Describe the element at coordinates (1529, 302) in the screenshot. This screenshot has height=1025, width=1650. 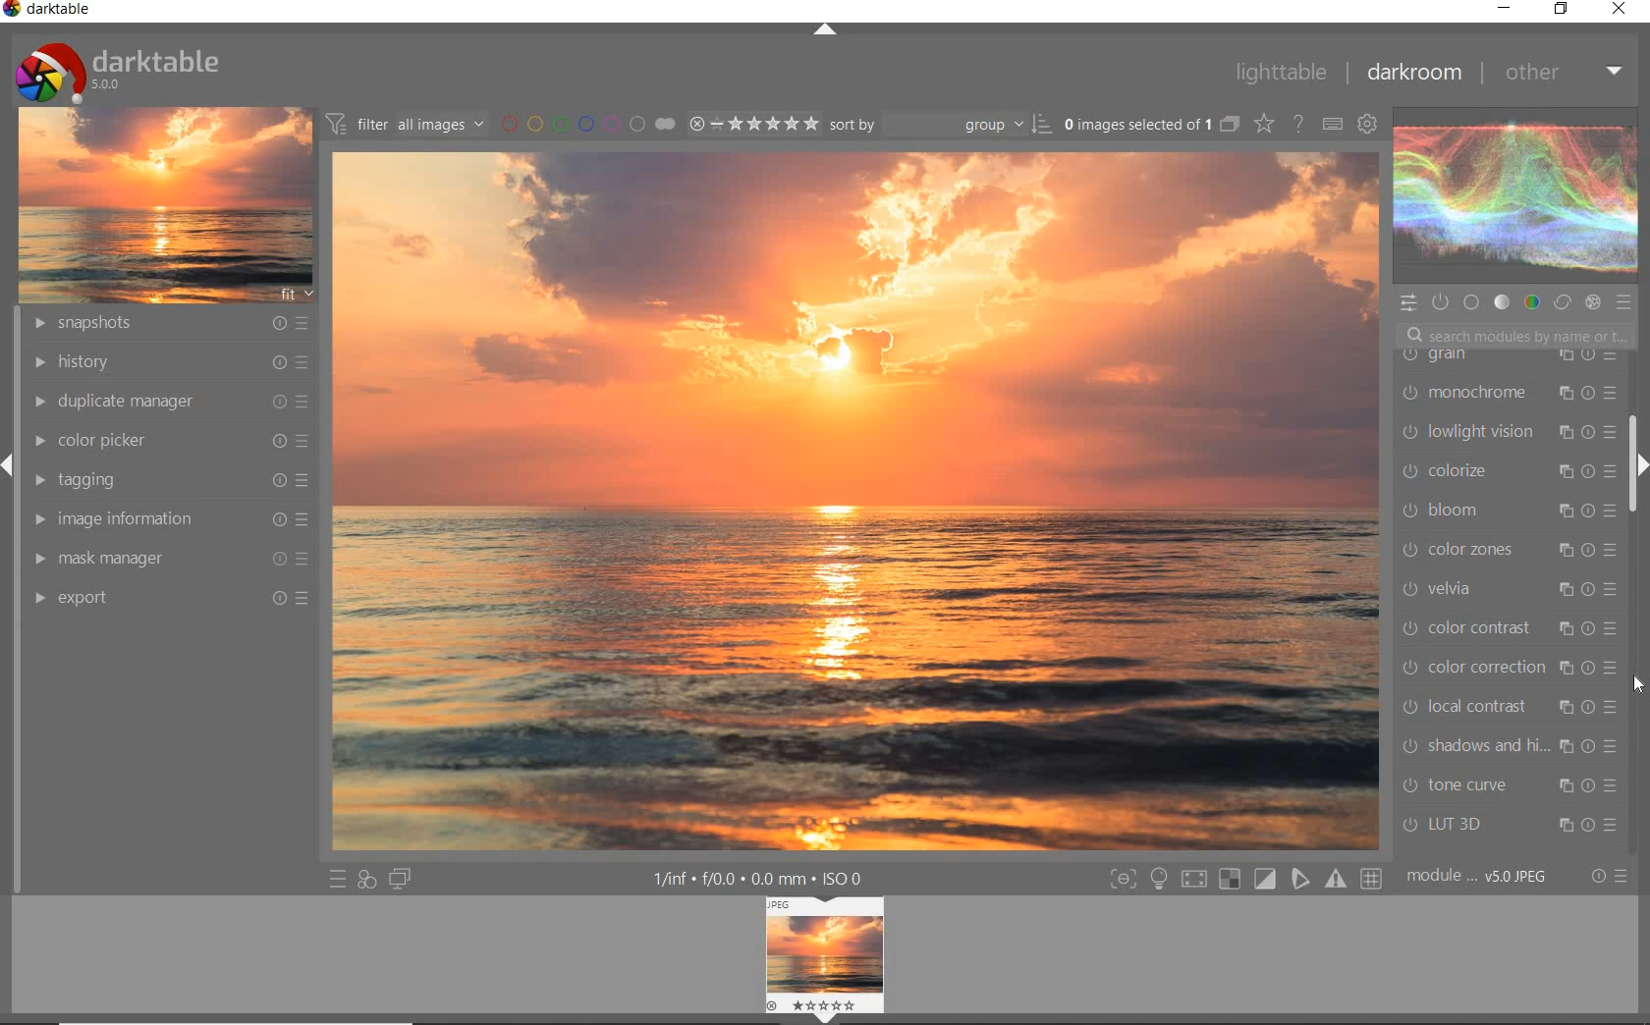
I see `COLOR` at that location.